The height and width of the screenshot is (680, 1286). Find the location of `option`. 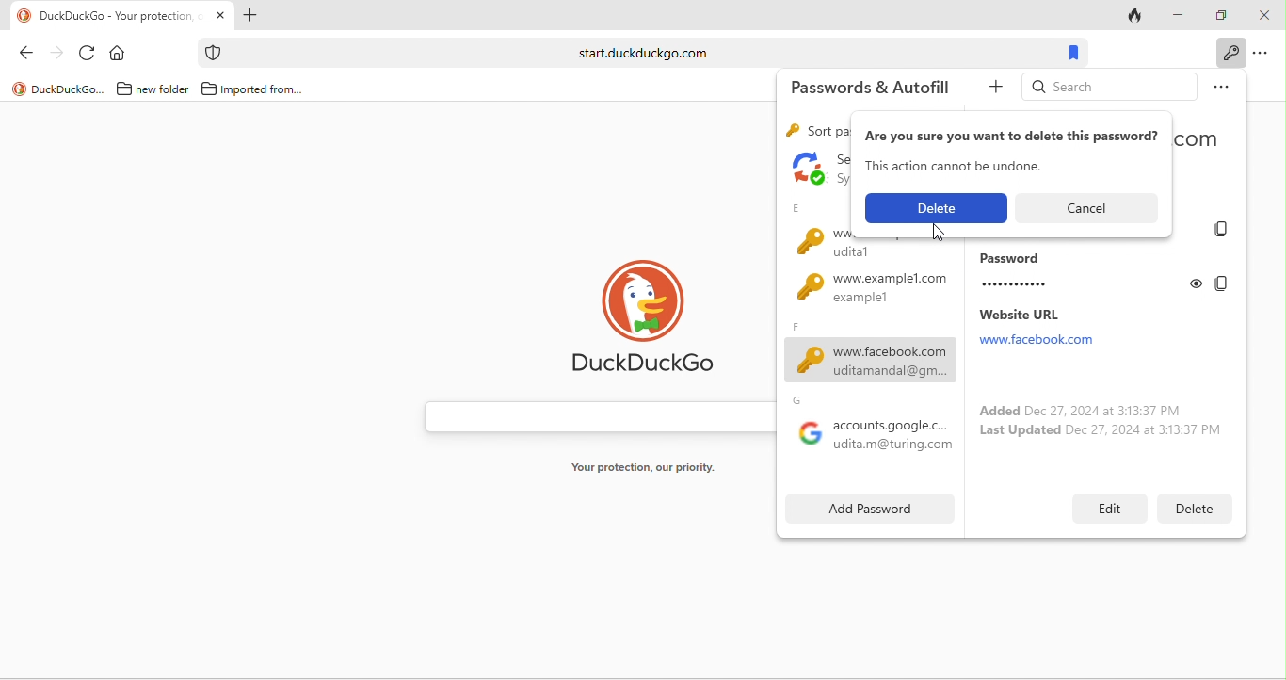

option is located at coordinates (1264, 55).